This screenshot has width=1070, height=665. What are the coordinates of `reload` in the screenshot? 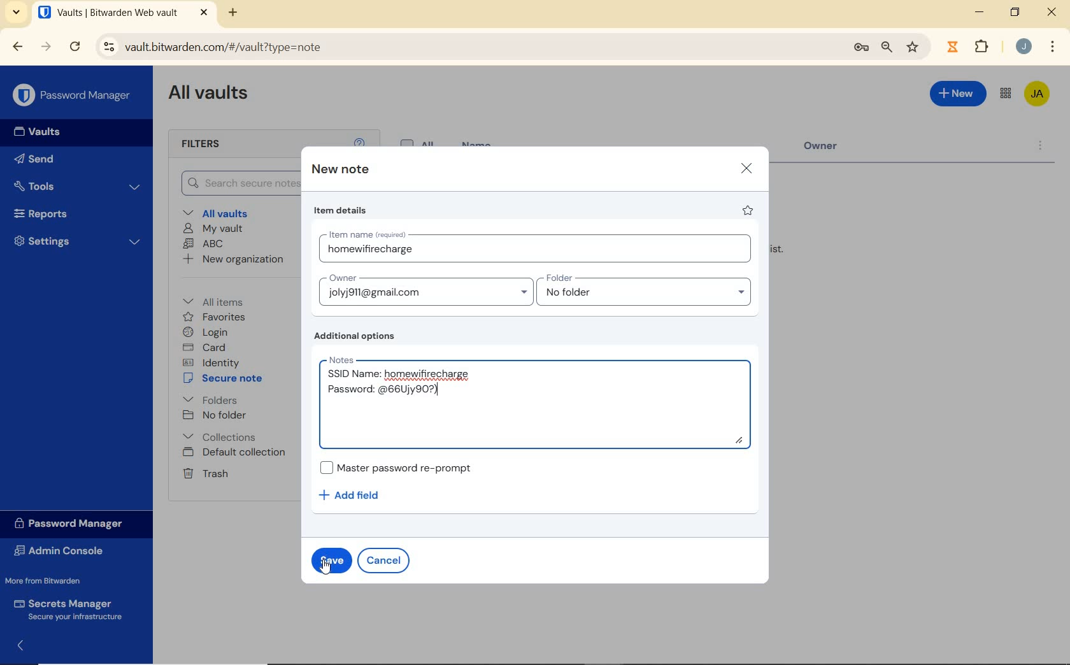 It's located at (75, 47).